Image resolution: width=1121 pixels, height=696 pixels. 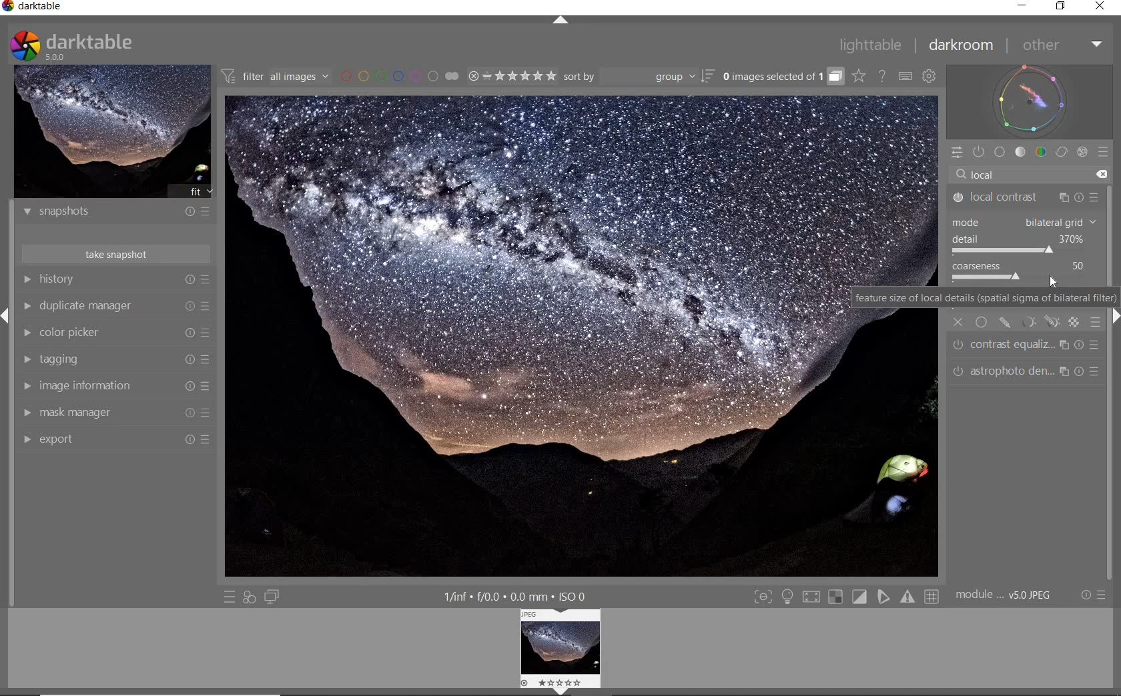 What do you see at coordinates (1082, 193) in the screenshot?
I see `reset parameters` at bounding box center [1082, 193].